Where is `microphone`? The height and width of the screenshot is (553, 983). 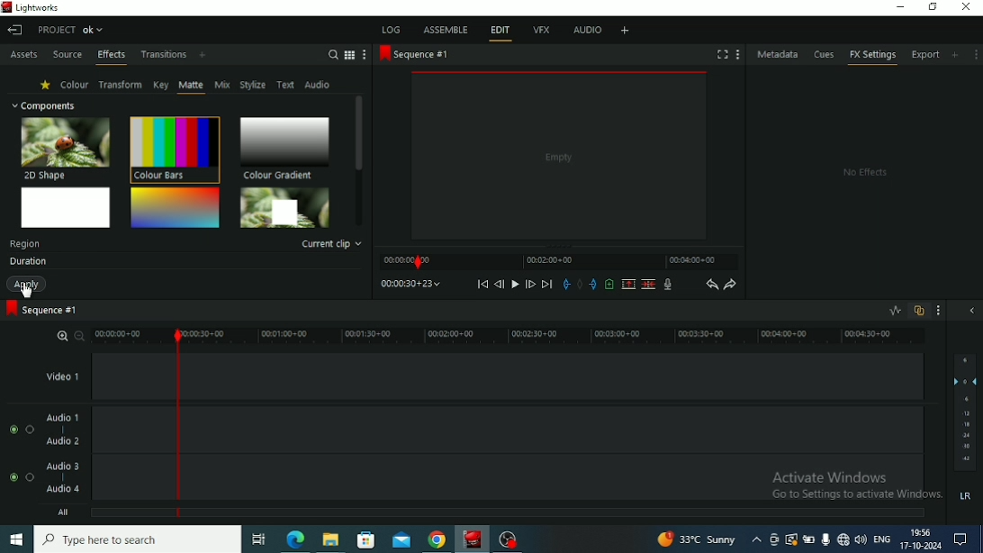 microphone is located at coordinates (826, 538).